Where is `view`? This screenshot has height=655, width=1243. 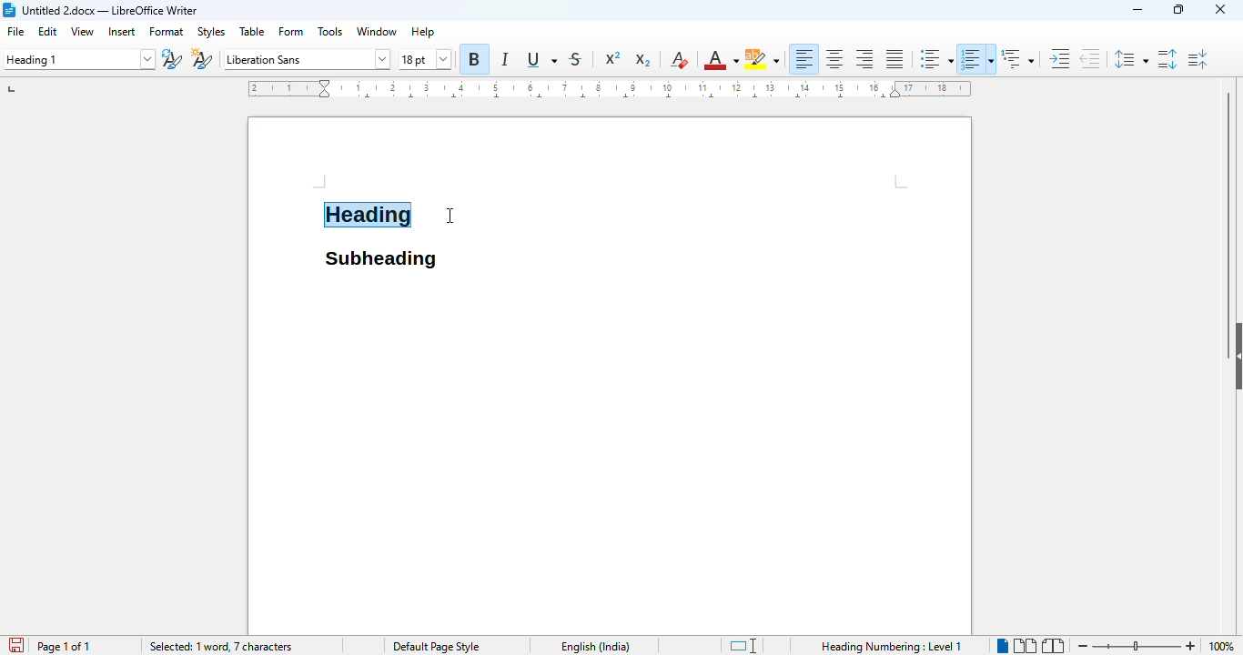
view is located at coordinates (83, 31).